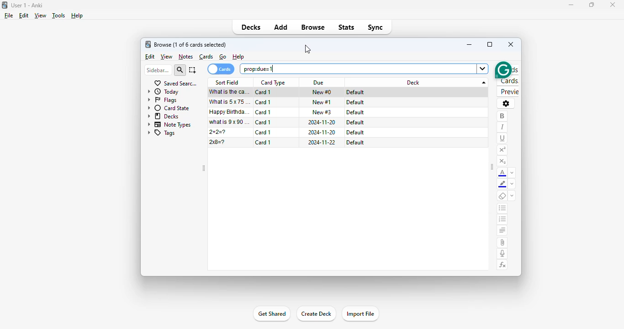 The height and width of the screenshot is (329, 624). Describe the element at coordinates (502, 150) in the screenshot. I see `superscript` at that location.